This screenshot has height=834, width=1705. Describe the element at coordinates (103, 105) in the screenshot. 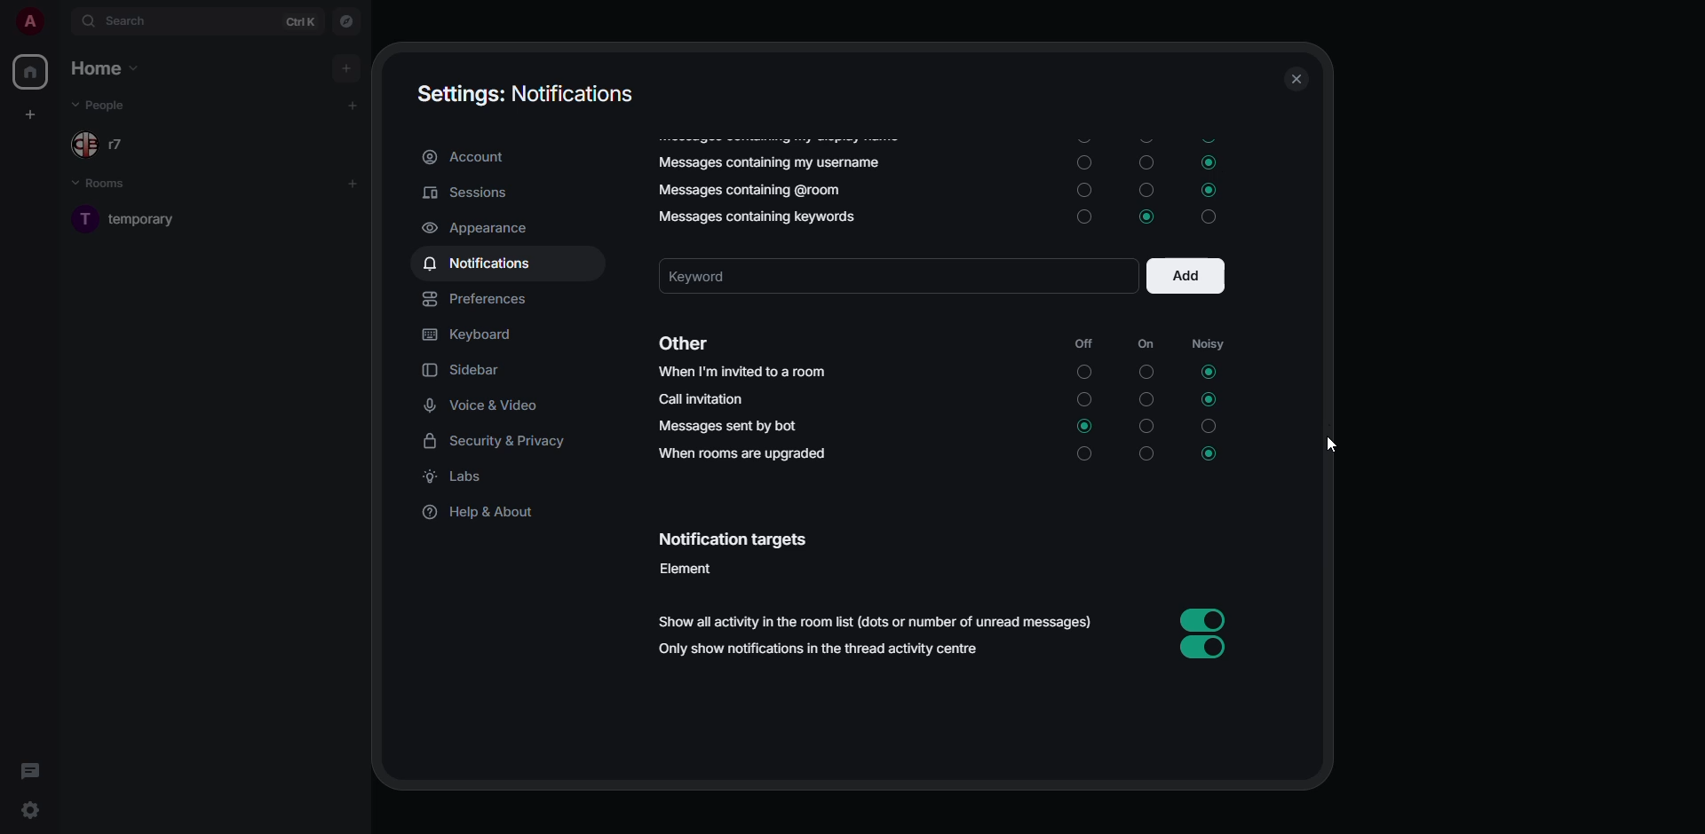

I see `people` at that location.